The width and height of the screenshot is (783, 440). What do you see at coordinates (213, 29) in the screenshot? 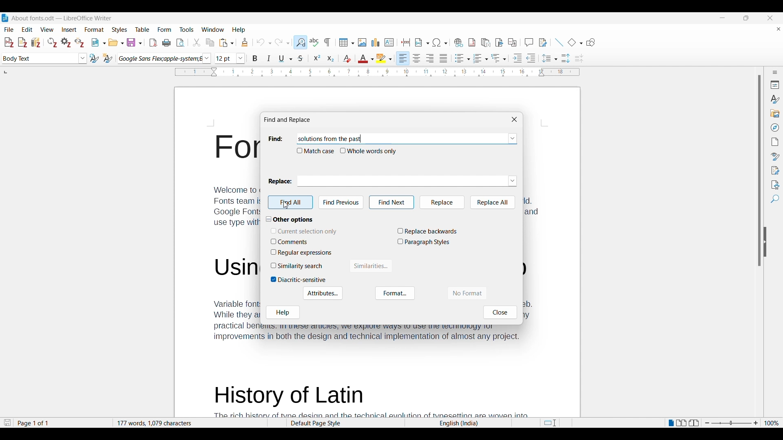
I see `Window menu` at bounding box center [213, 29].